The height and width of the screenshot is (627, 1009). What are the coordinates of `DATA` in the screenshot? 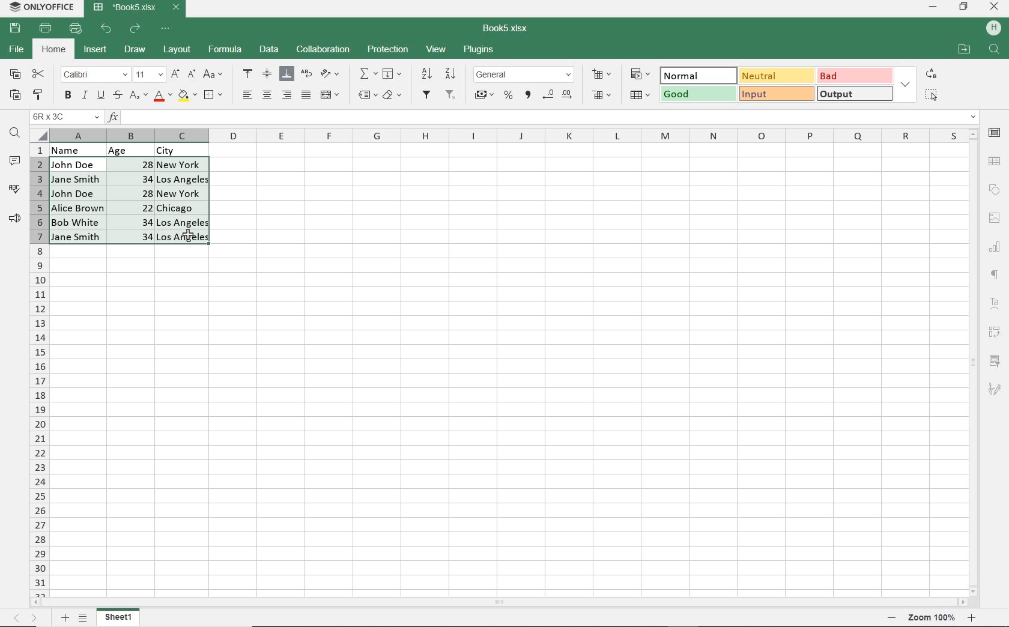 It's located at (139, 149).